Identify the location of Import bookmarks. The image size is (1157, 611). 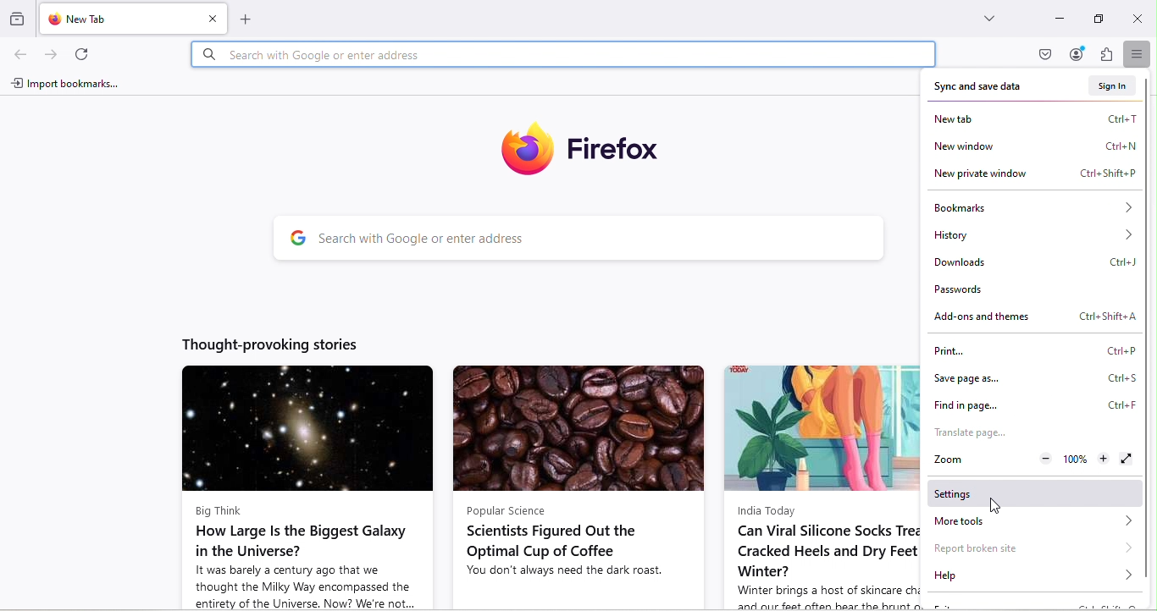
(64, 84).